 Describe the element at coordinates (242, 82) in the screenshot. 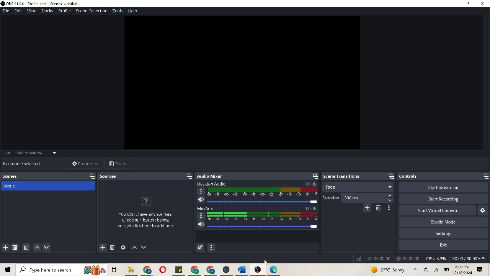

I see `video clip` at that location.